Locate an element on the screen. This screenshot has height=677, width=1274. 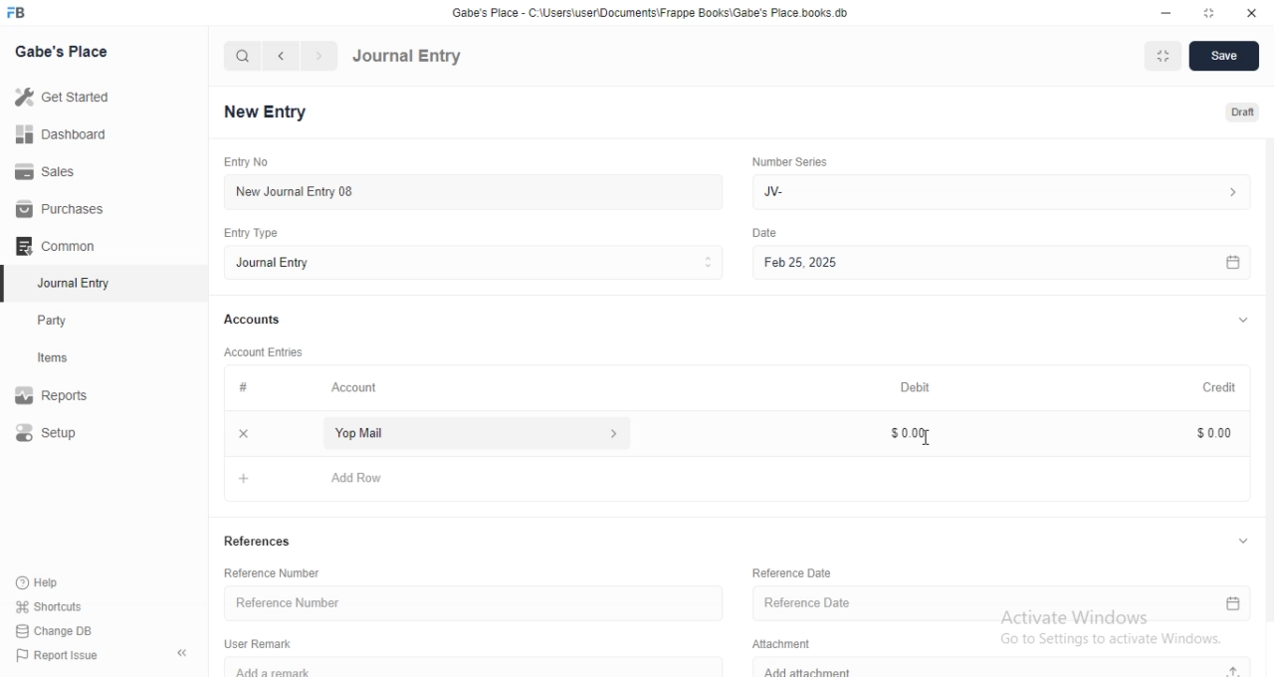
Account is located at coordinates (356, 389).